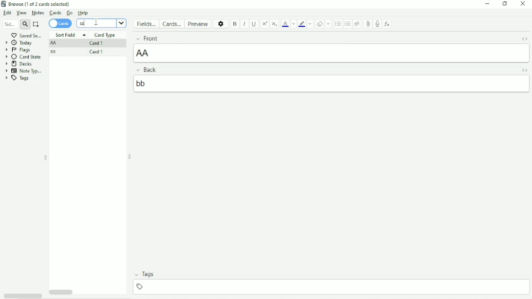 This screenshot has width=532, height=299. I want to click on Card State, so click(24, 56).